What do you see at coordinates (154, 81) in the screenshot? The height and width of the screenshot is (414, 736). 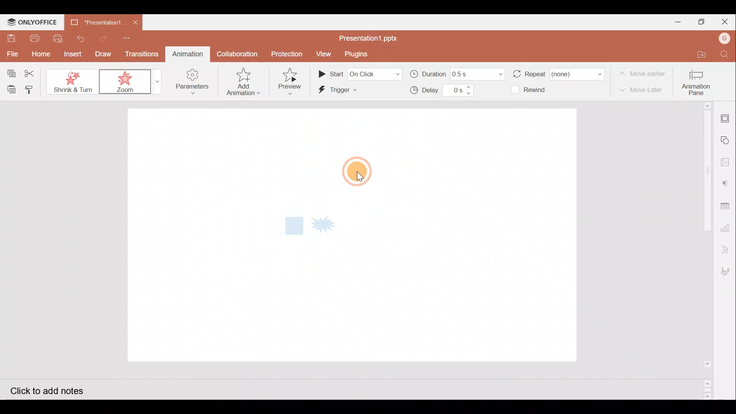 I see `More` at bounding box center [154, 81].